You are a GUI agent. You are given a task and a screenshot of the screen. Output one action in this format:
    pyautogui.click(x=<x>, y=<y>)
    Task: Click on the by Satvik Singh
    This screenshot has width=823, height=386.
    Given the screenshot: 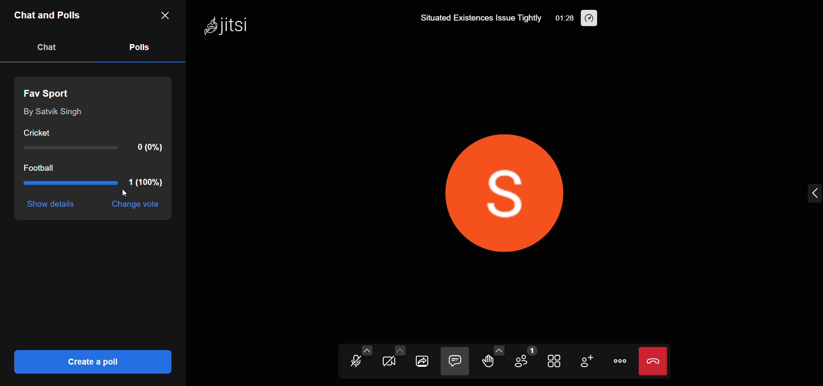 What is the action you would take?
    pyautogui.click(x=51, y=113)
    